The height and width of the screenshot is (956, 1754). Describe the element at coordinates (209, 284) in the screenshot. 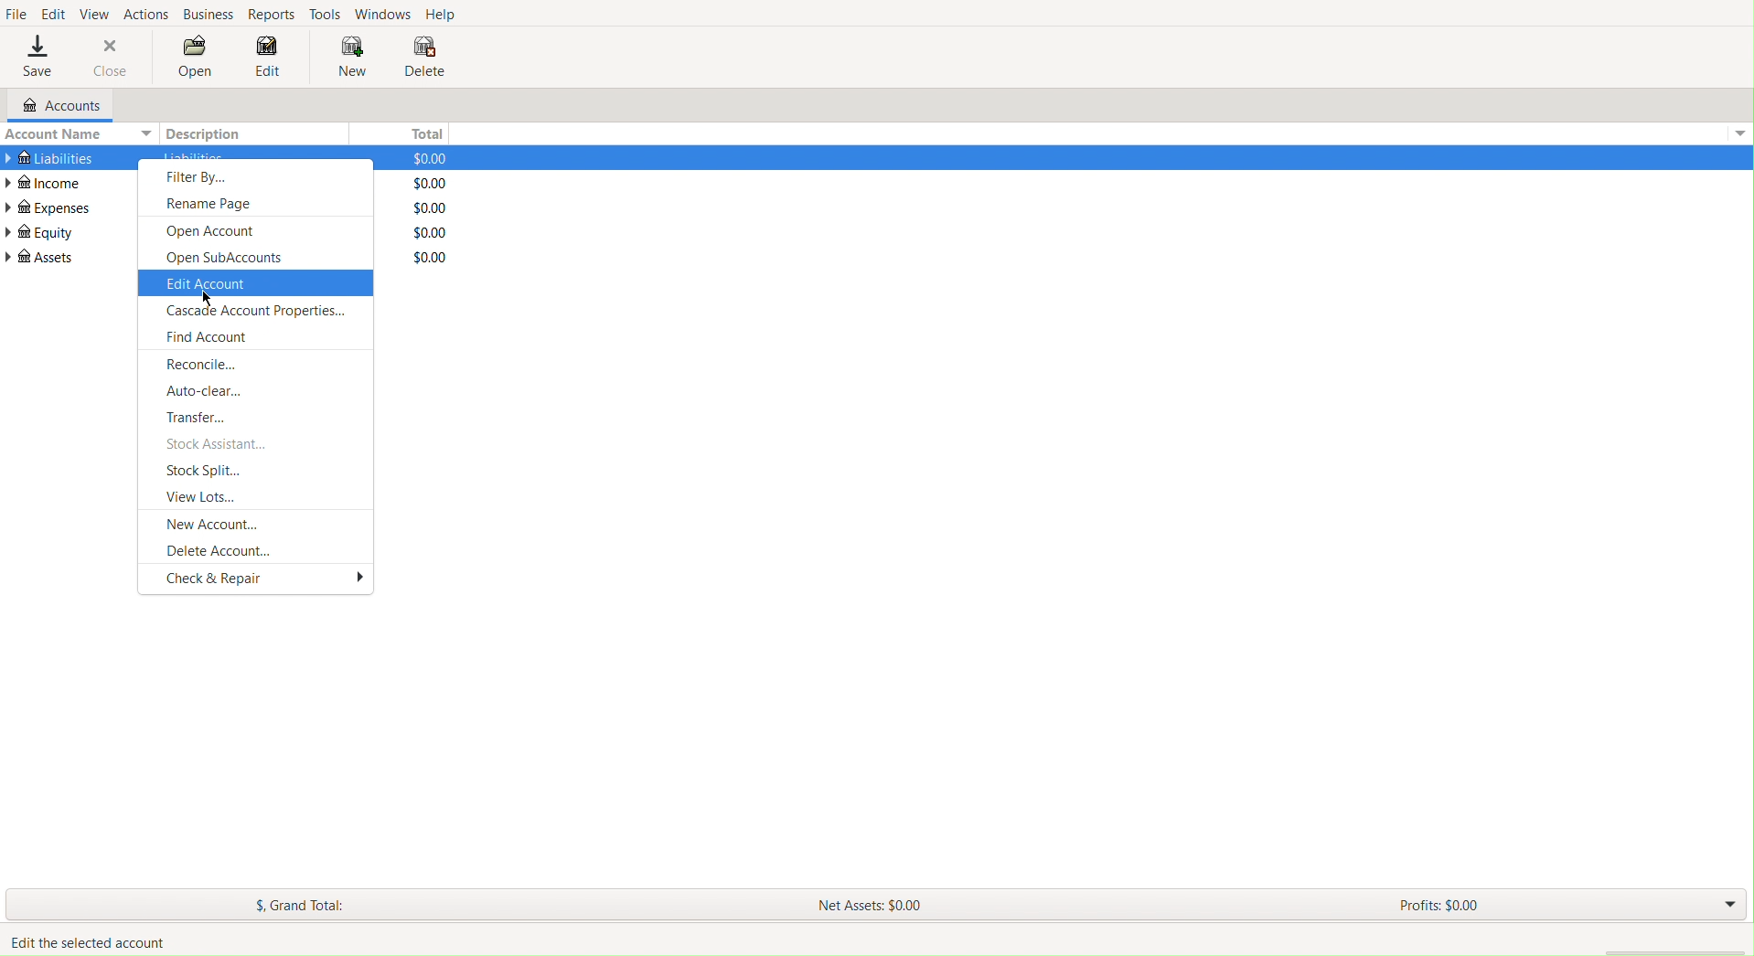

I see `Edit Account` at that location.